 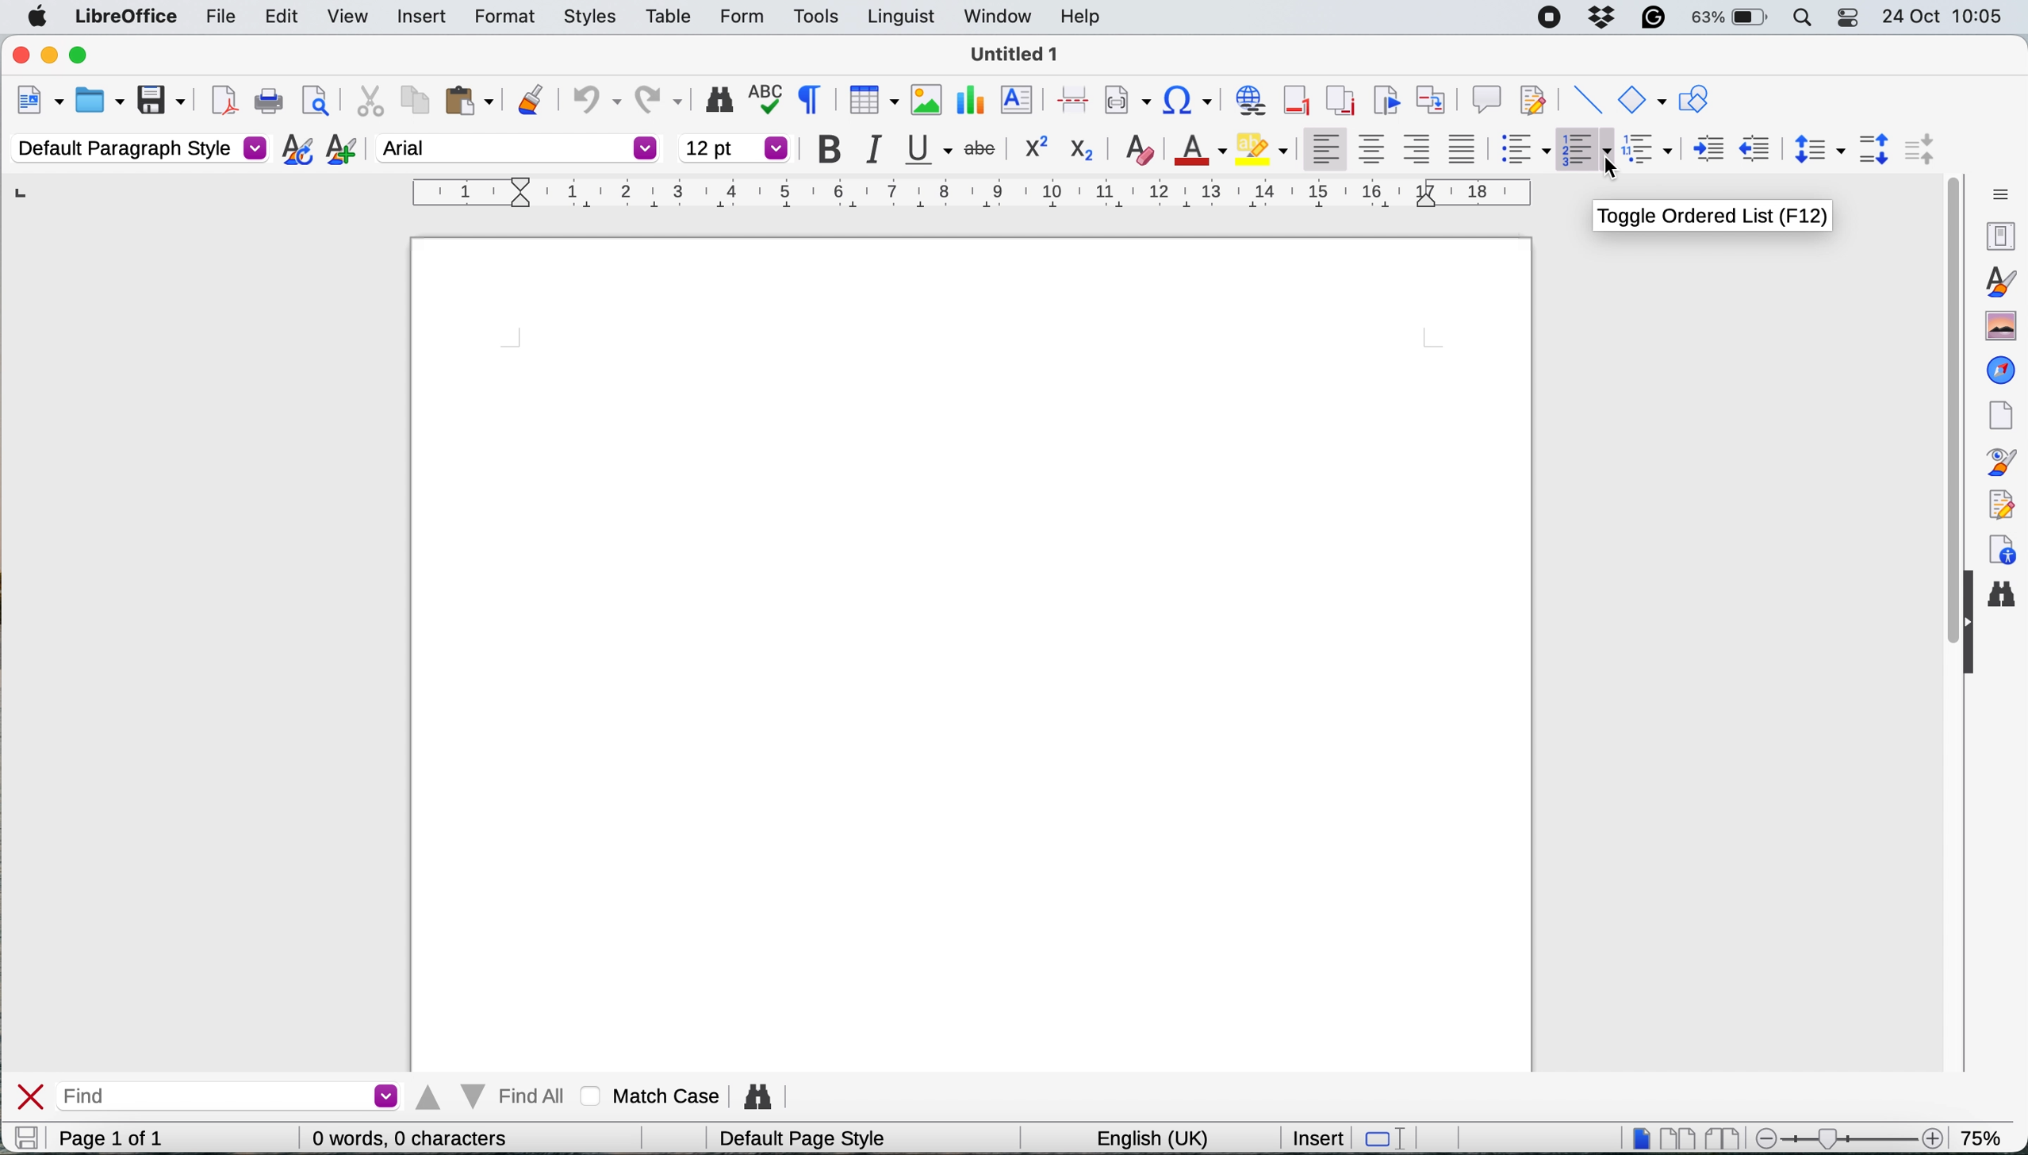 I want to click on clone formatting, so click(x=531, y=98).